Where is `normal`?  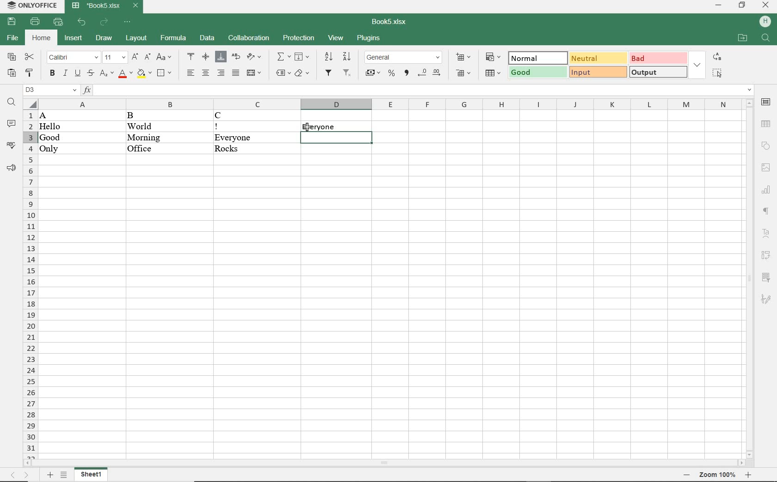 normal is located at coordinates (537, 57).